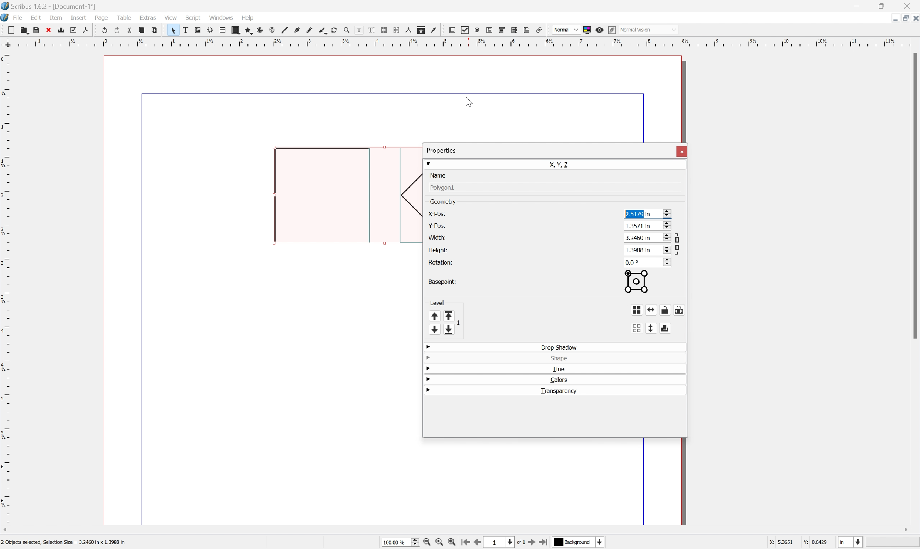  I want to click on pdf push button, so click(452, 30).